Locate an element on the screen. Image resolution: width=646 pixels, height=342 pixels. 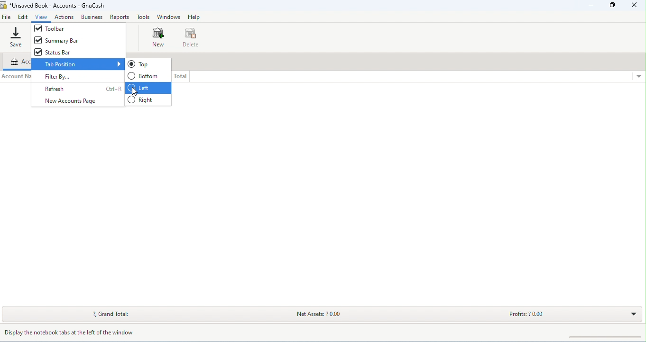
filter by is located at coordinates (58, 78).